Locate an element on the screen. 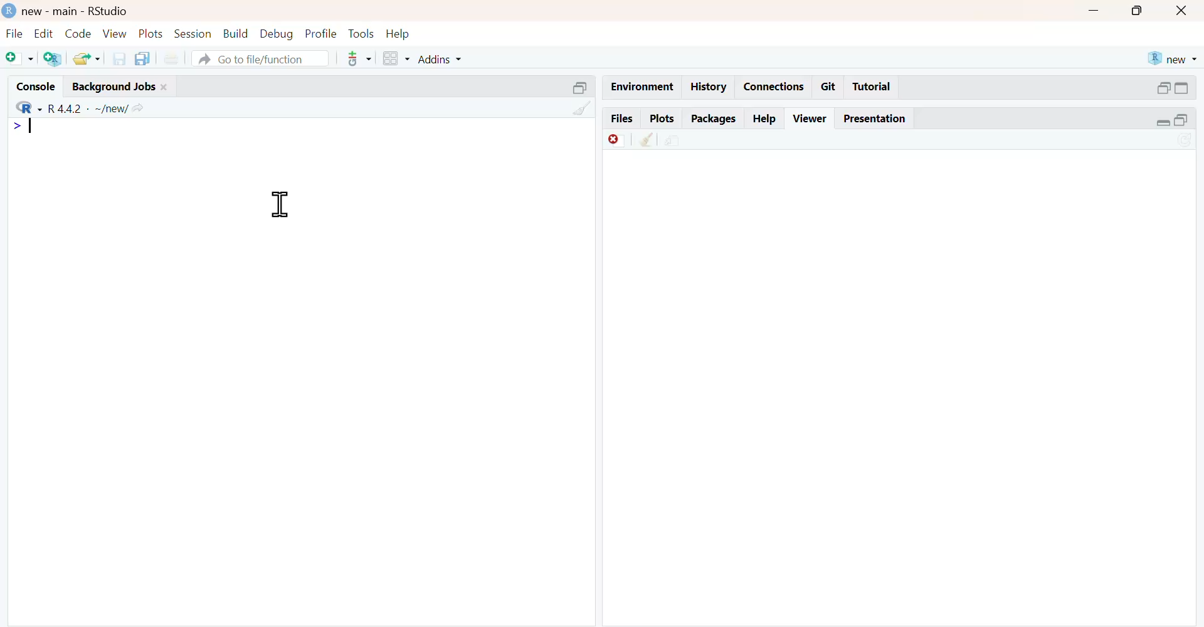 The width and height of the screenshot is (1204, 627). minimise is located at coordinates (1093, 10).